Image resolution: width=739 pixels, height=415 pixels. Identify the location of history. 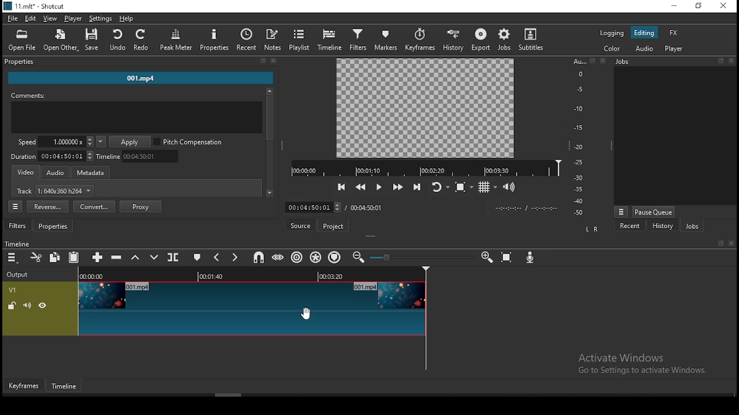
(662, 226).